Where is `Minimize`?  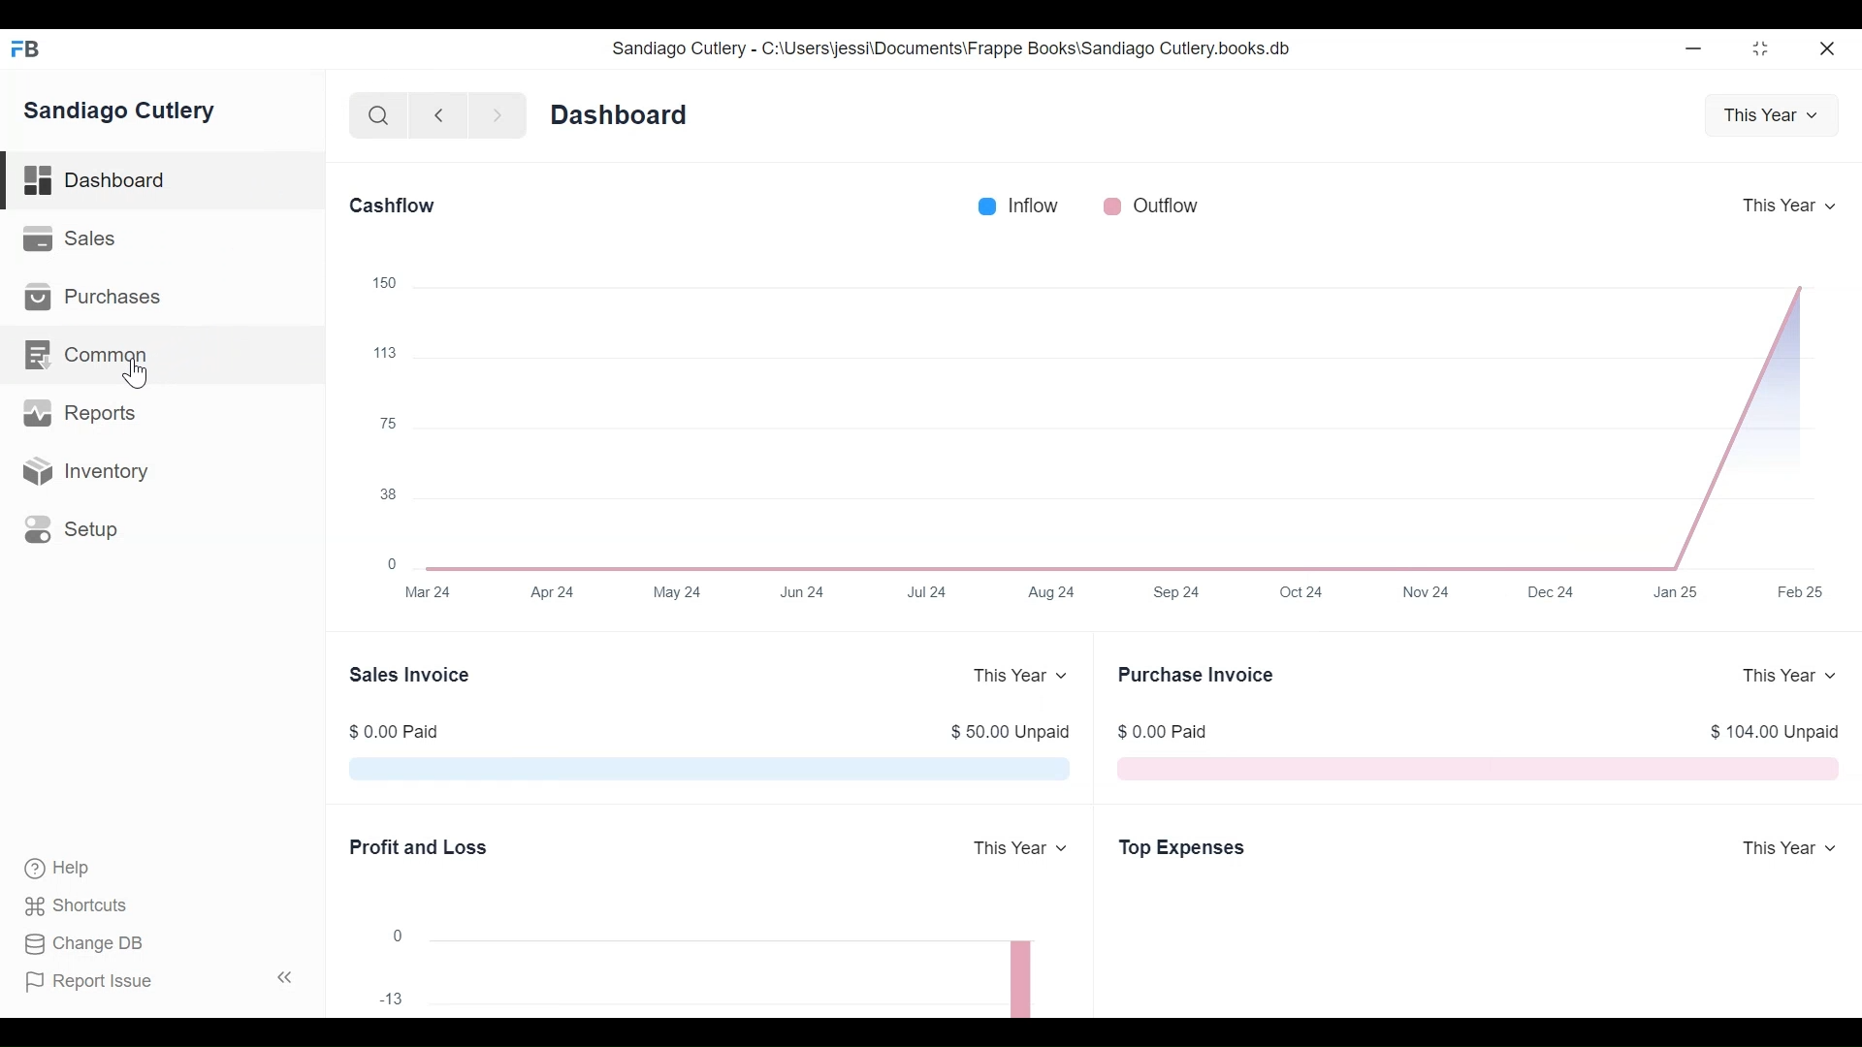 Minimize is located at coordinates (1696, 49).